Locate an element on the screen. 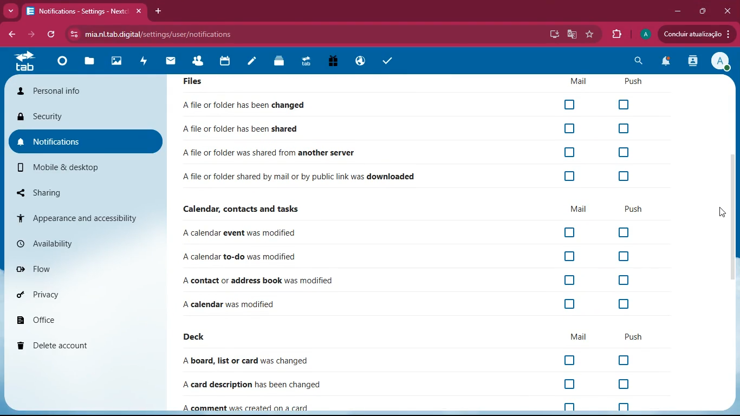 Image resolution: width=740 pixels, height=416 pixels. Checkbox is located at coordinates (626, 151).